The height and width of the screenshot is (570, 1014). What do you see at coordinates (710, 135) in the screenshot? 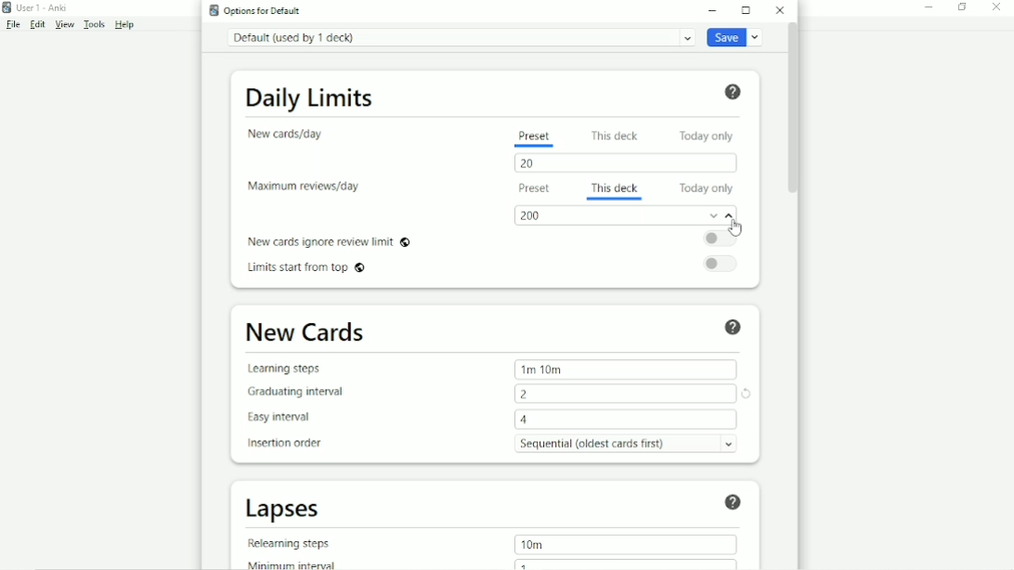
I see `Today only` at bounding box center [710, 135].